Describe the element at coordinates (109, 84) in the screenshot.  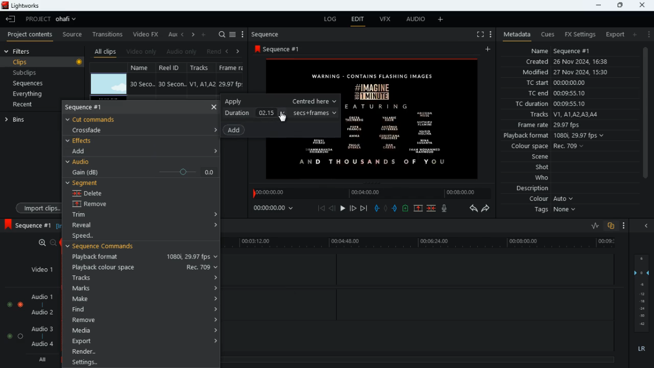
I see `image` at that location.